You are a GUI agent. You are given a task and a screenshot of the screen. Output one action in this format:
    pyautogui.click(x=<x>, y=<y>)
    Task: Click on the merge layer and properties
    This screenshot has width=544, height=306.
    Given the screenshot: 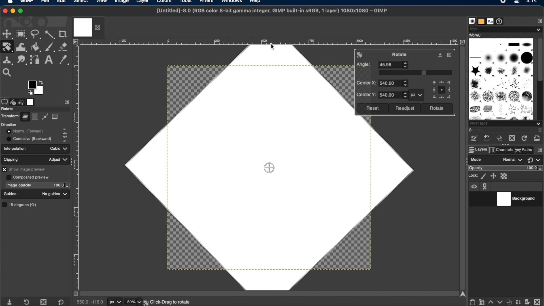 What is the action you would take?
    pyautogui.click(x=517, y=301)
    